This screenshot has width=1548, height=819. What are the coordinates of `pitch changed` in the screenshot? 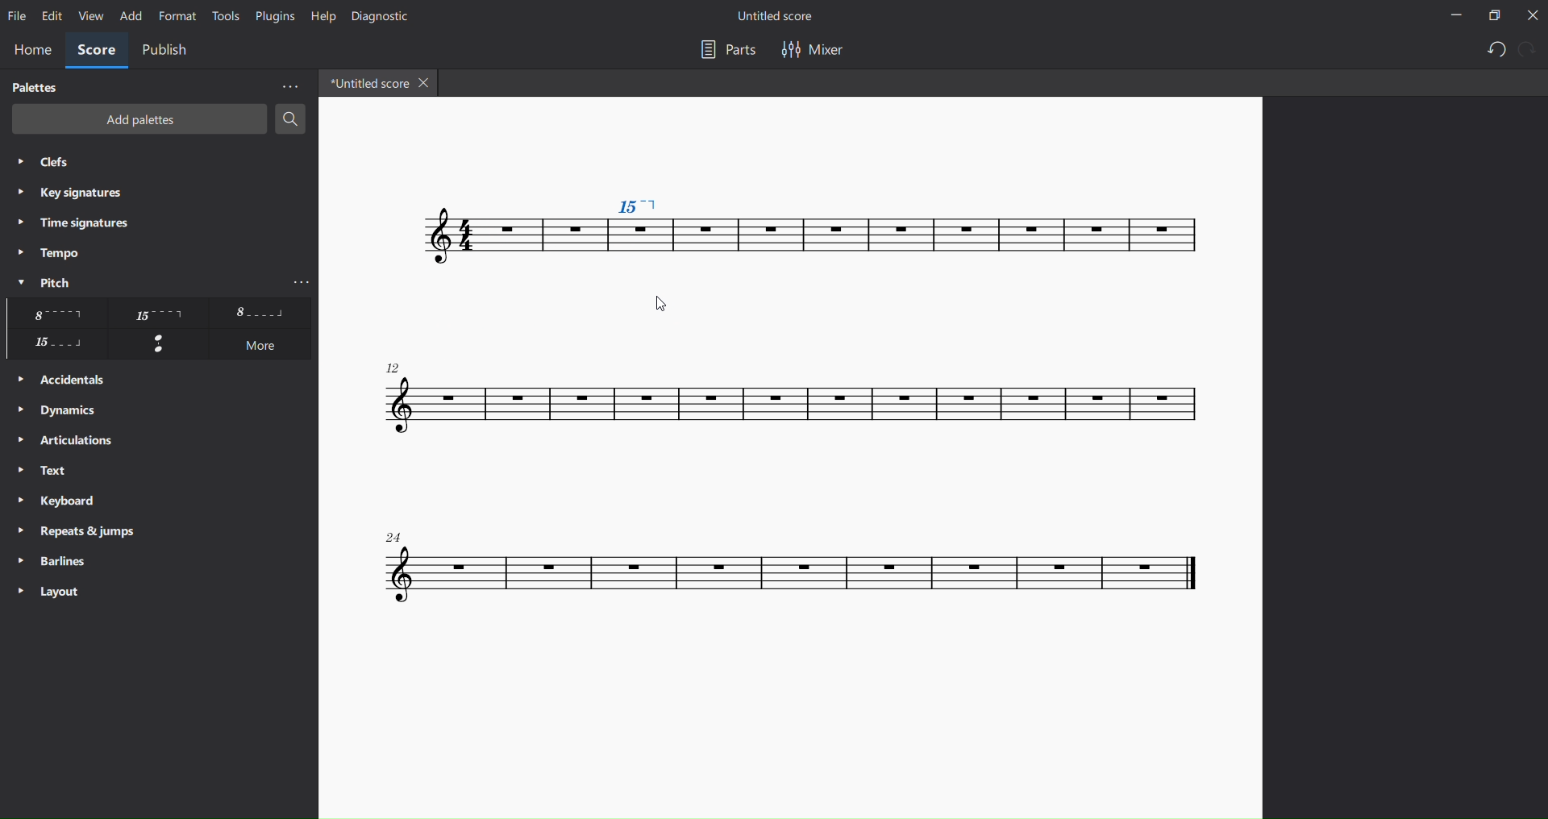 It's located at (643, 199).